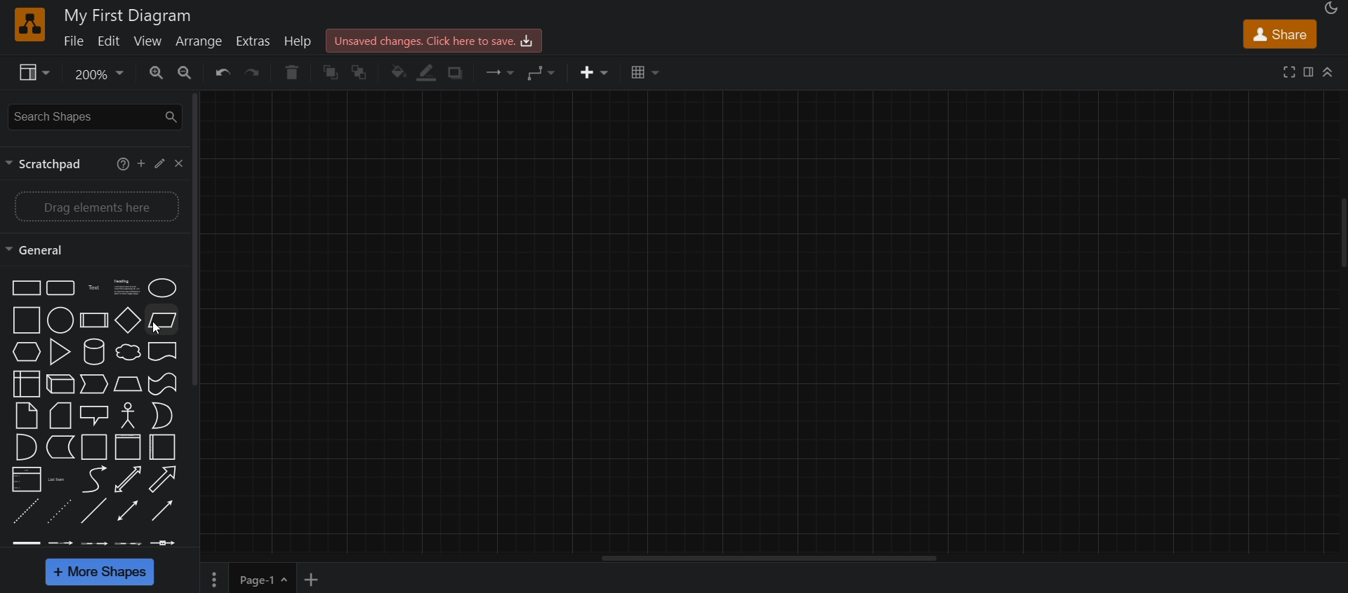 The height and width of the screenshot is (593, 1348). What do you see at coordinates (73, 41) in the screenshot?
I see `file` at bounding box center [73, 41].